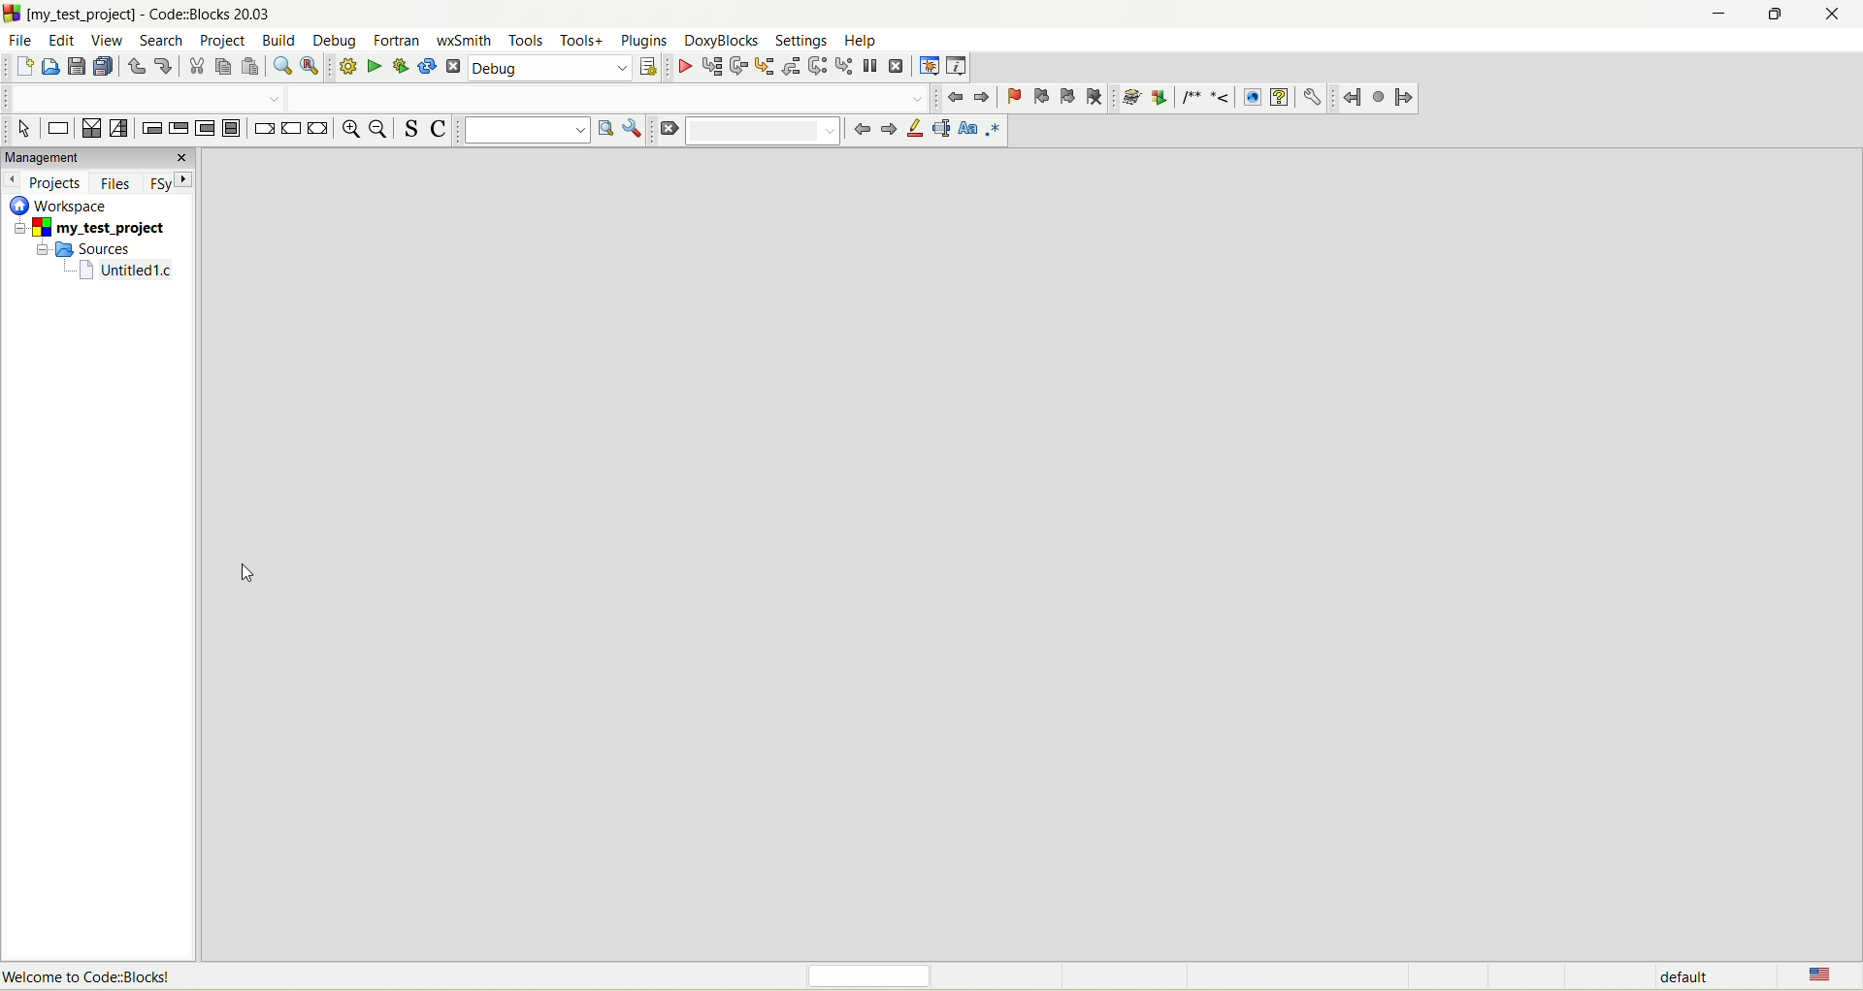 Image resolution: width=1863 pixels, height=991 pixels. I want to click on next line, so click(737, 67).